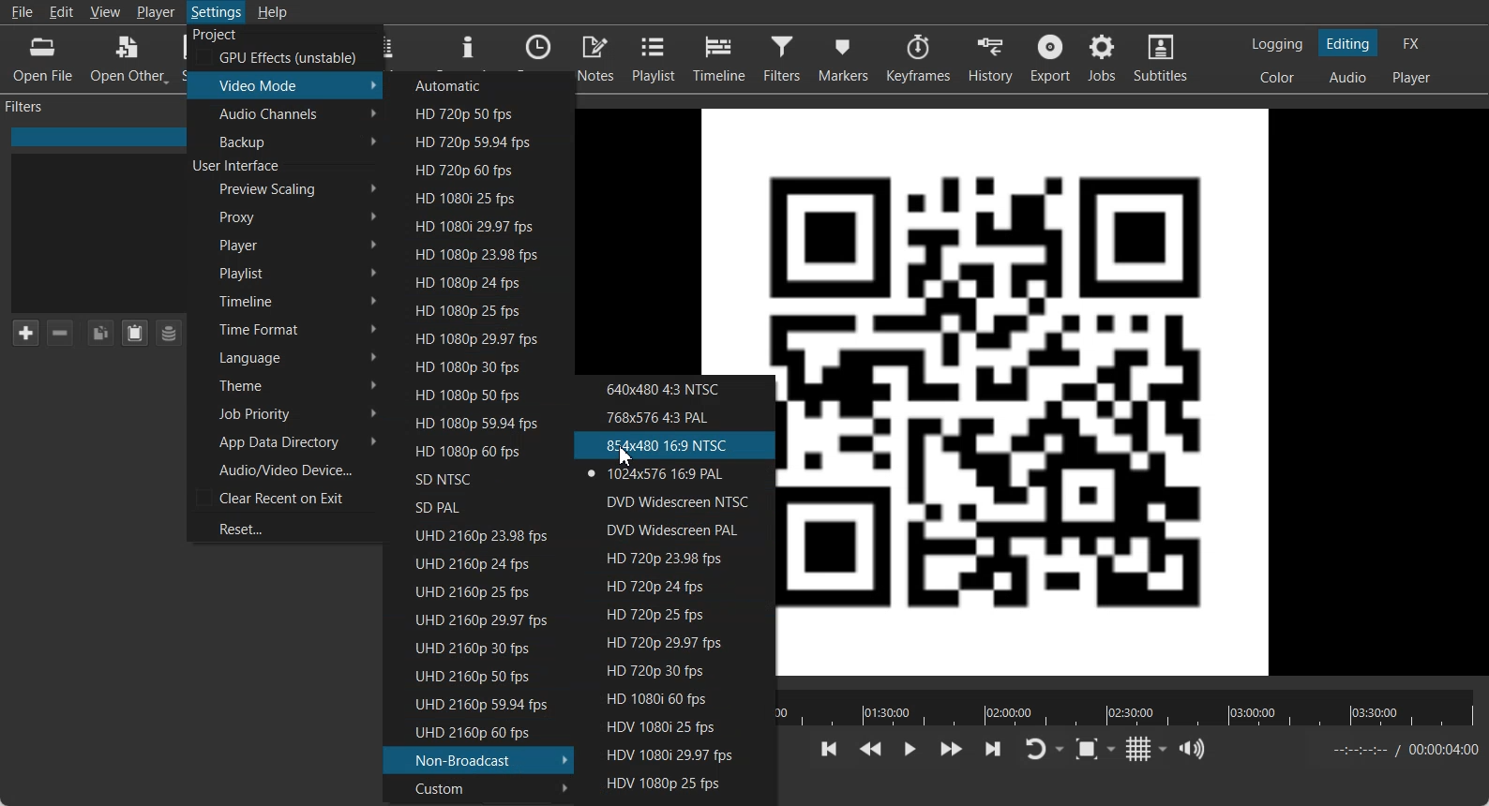  I want to click on Skip to the next point, so click(992, 749).